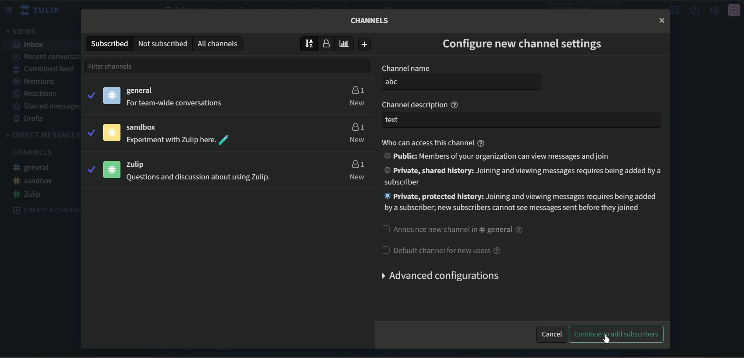 This screenshot has height=358, width=744. Describe the element at coordinates (370, 20) in the screenshot. I see `channels` at that location.